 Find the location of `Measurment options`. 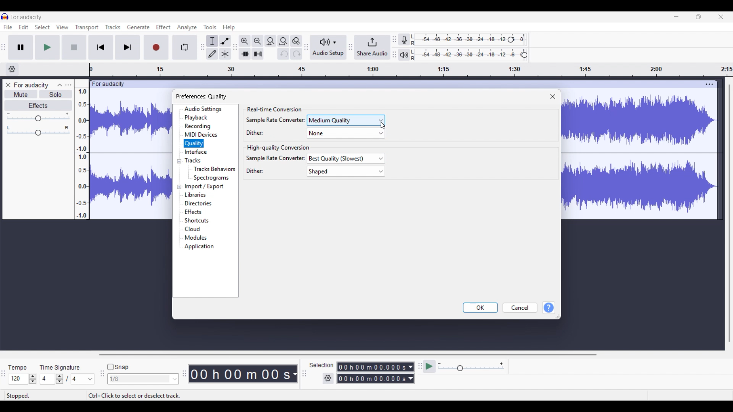

Measurment options is located at coordinates (376, 373).